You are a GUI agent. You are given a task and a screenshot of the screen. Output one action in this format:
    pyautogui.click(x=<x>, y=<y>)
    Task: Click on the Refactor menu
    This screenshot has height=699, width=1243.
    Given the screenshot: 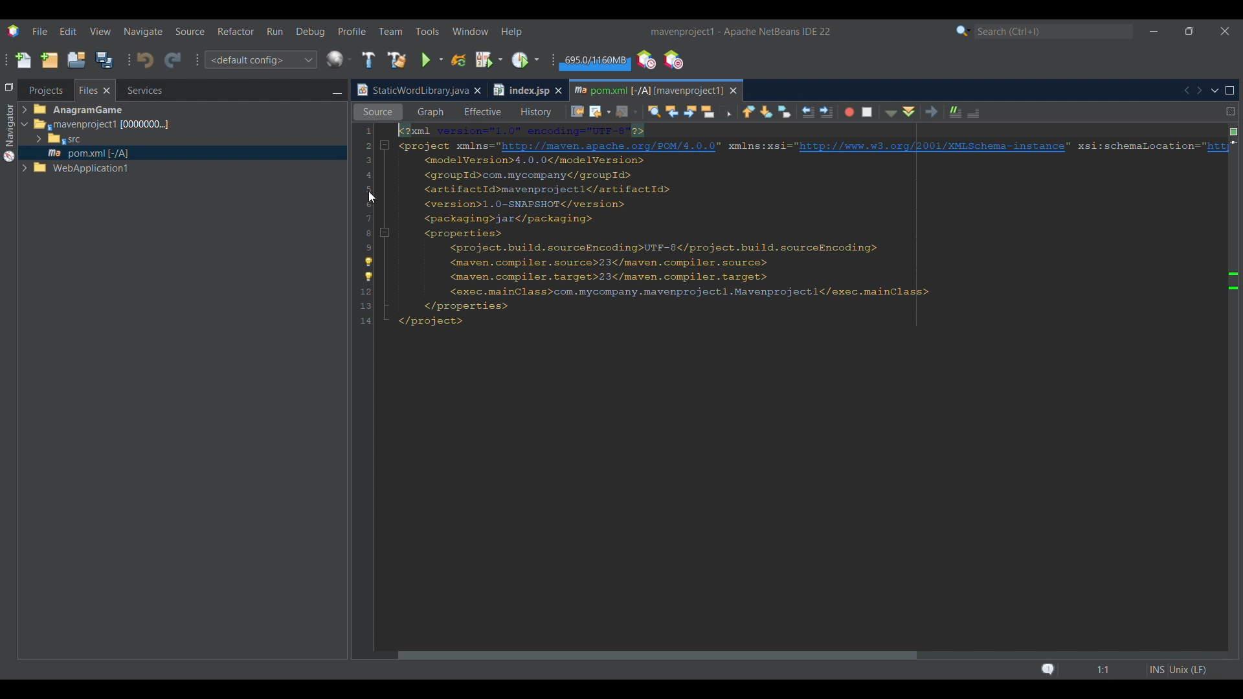 What is the action you would take?
    pyautogui.click(x=235, y=31)
    